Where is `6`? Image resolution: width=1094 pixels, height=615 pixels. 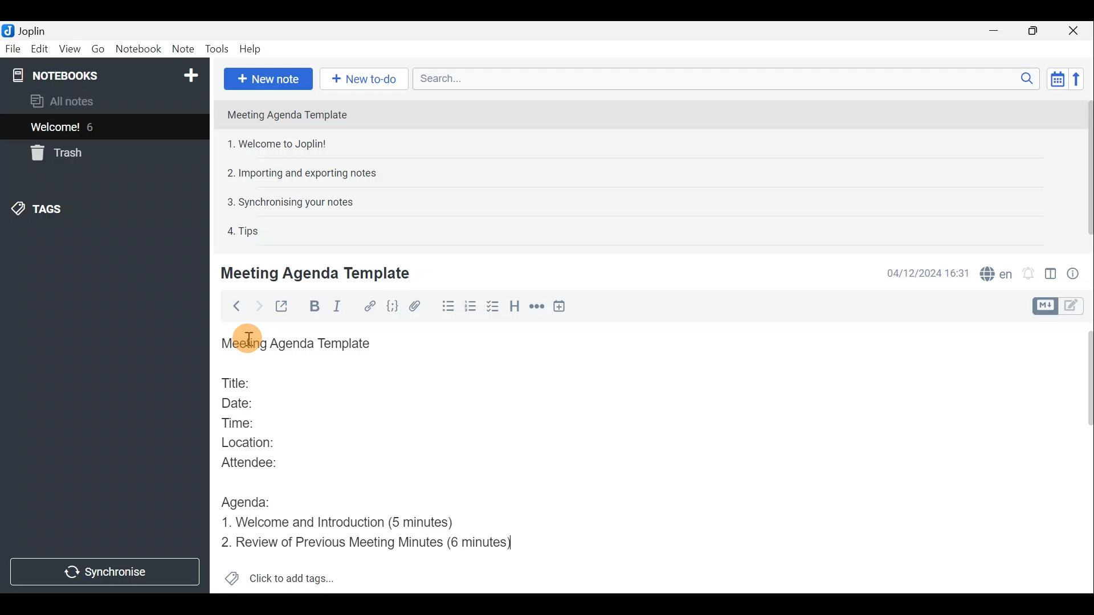 6 is located at coordinates (93, 127).